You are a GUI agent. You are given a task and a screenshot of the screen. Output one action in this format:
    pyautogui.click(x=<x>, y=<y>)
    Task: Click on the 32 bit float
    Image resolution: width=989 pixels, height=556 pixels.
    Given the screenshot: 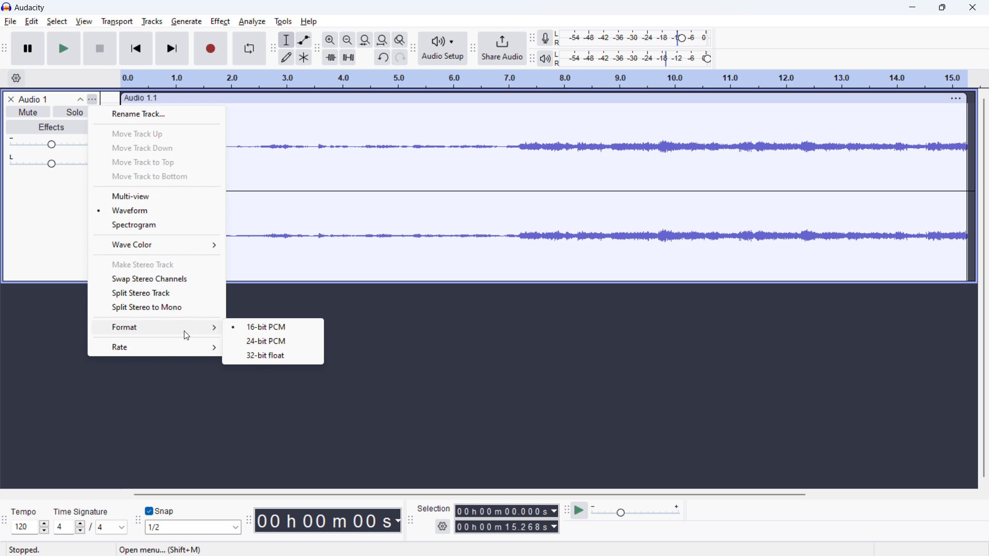 What is the action you would take?
    pyautogui.click(x=274, y=356)
    